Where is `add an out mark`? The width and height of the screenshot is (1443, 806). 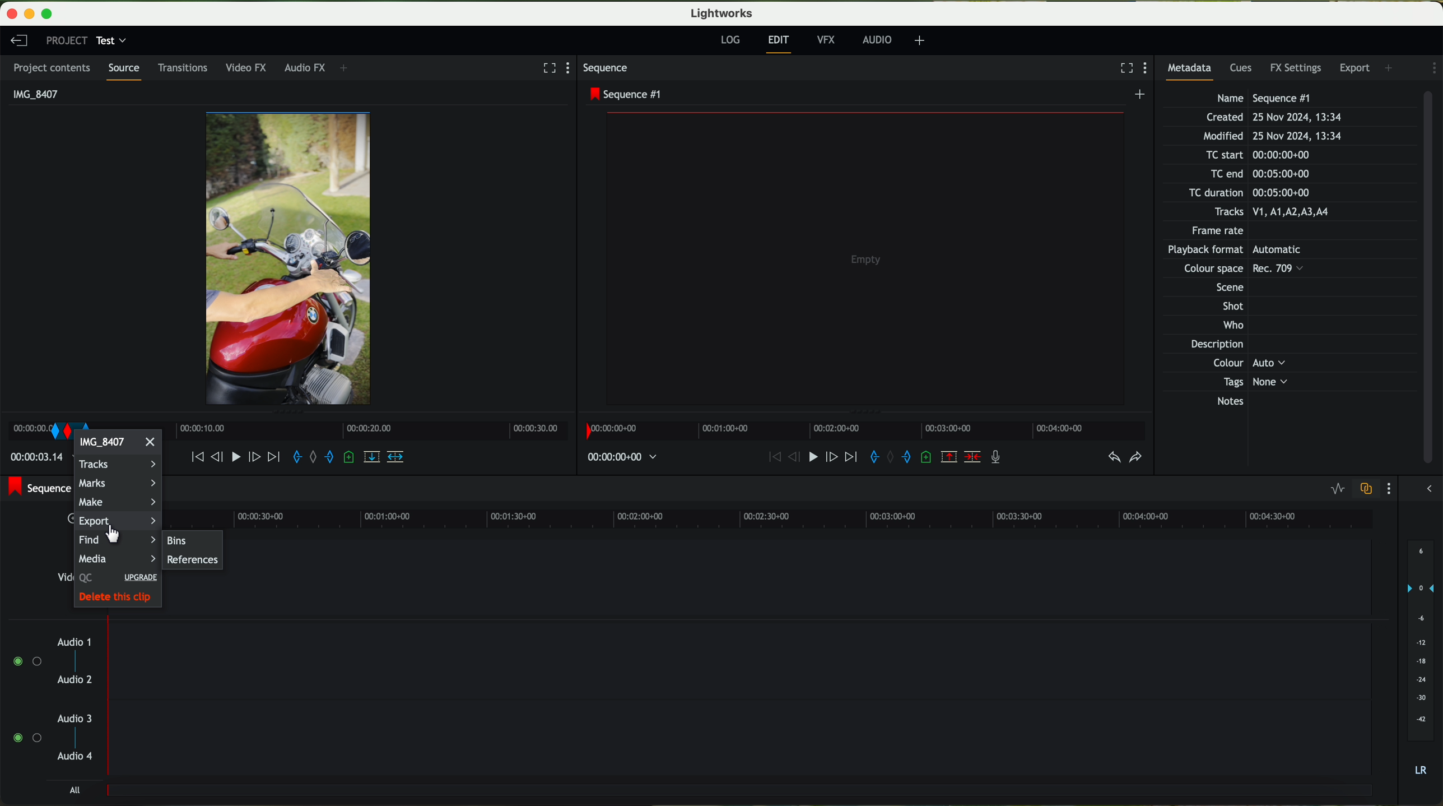
add an out mark is located at coordinates (329, 460).